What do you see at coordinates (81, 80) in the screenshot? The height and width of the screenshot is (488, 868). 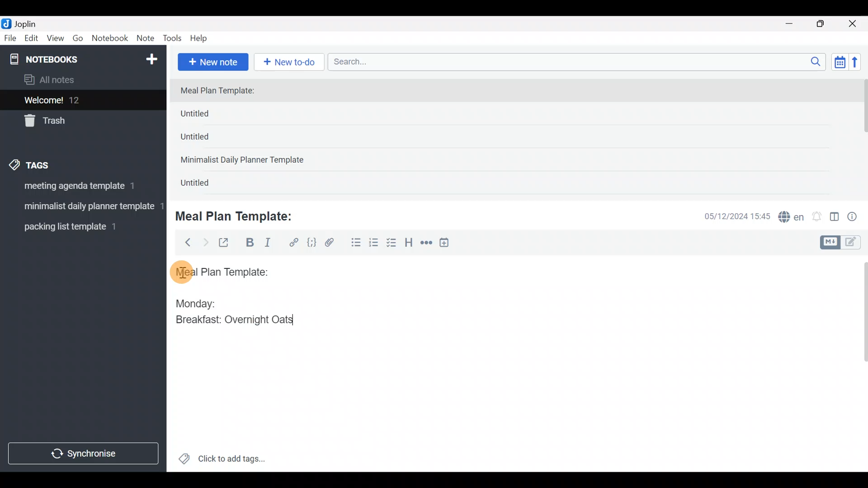 I see `All notes` at bounding box center [81, 80].